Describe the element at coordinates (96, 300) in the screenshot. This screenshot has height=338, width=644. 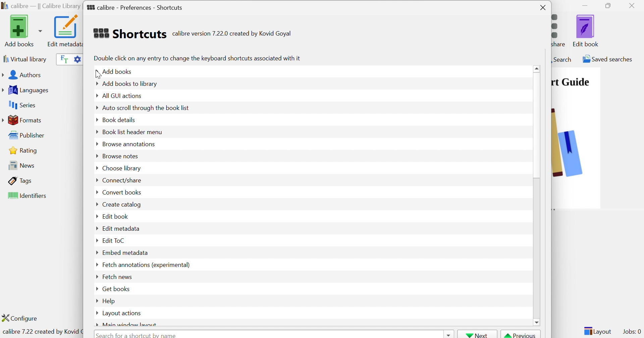
I see `Drop Down` at that location.